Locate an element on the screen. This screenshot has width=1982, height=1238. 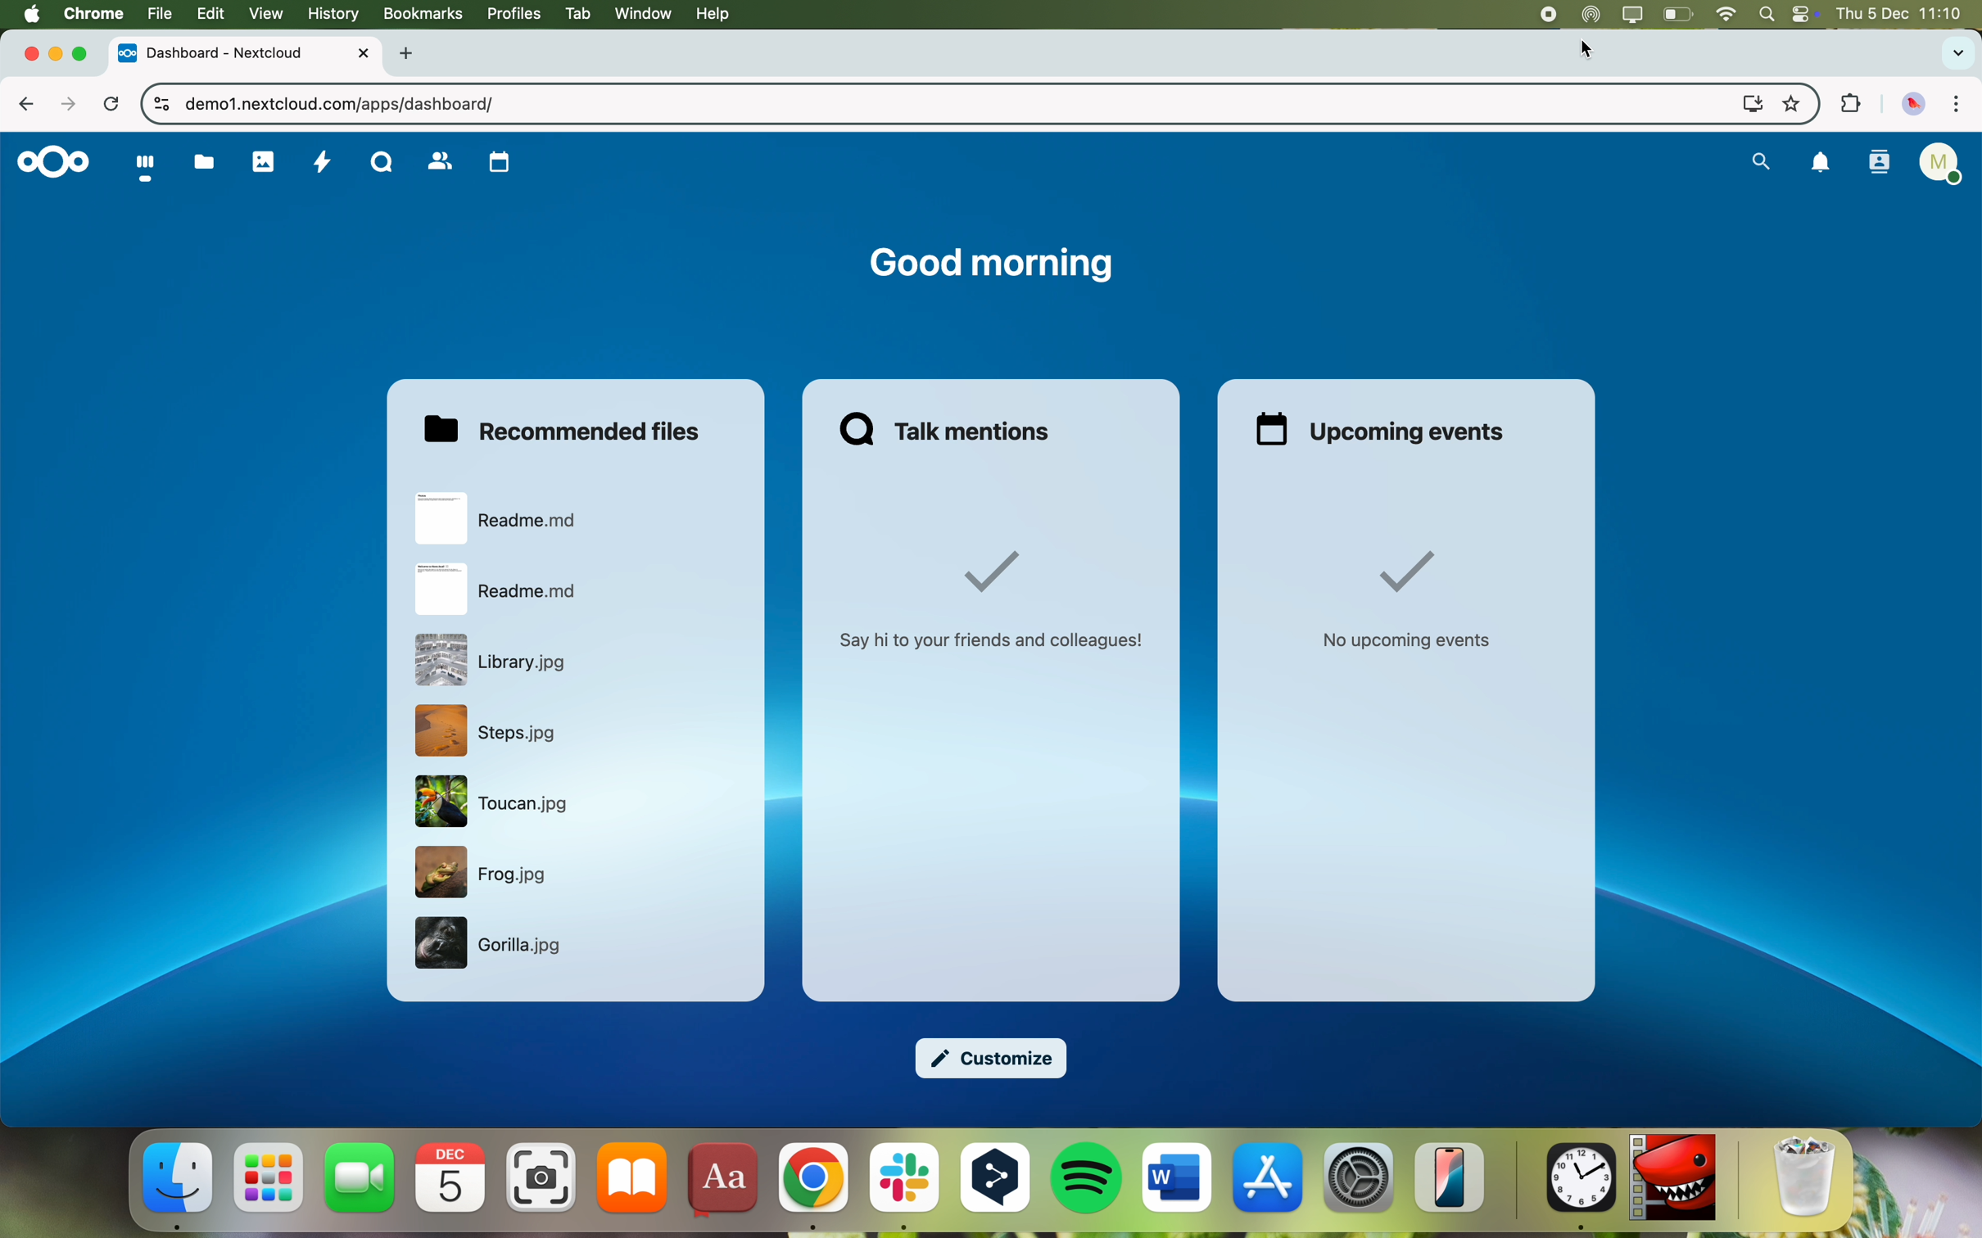
file is located at coordinates (493, 946).